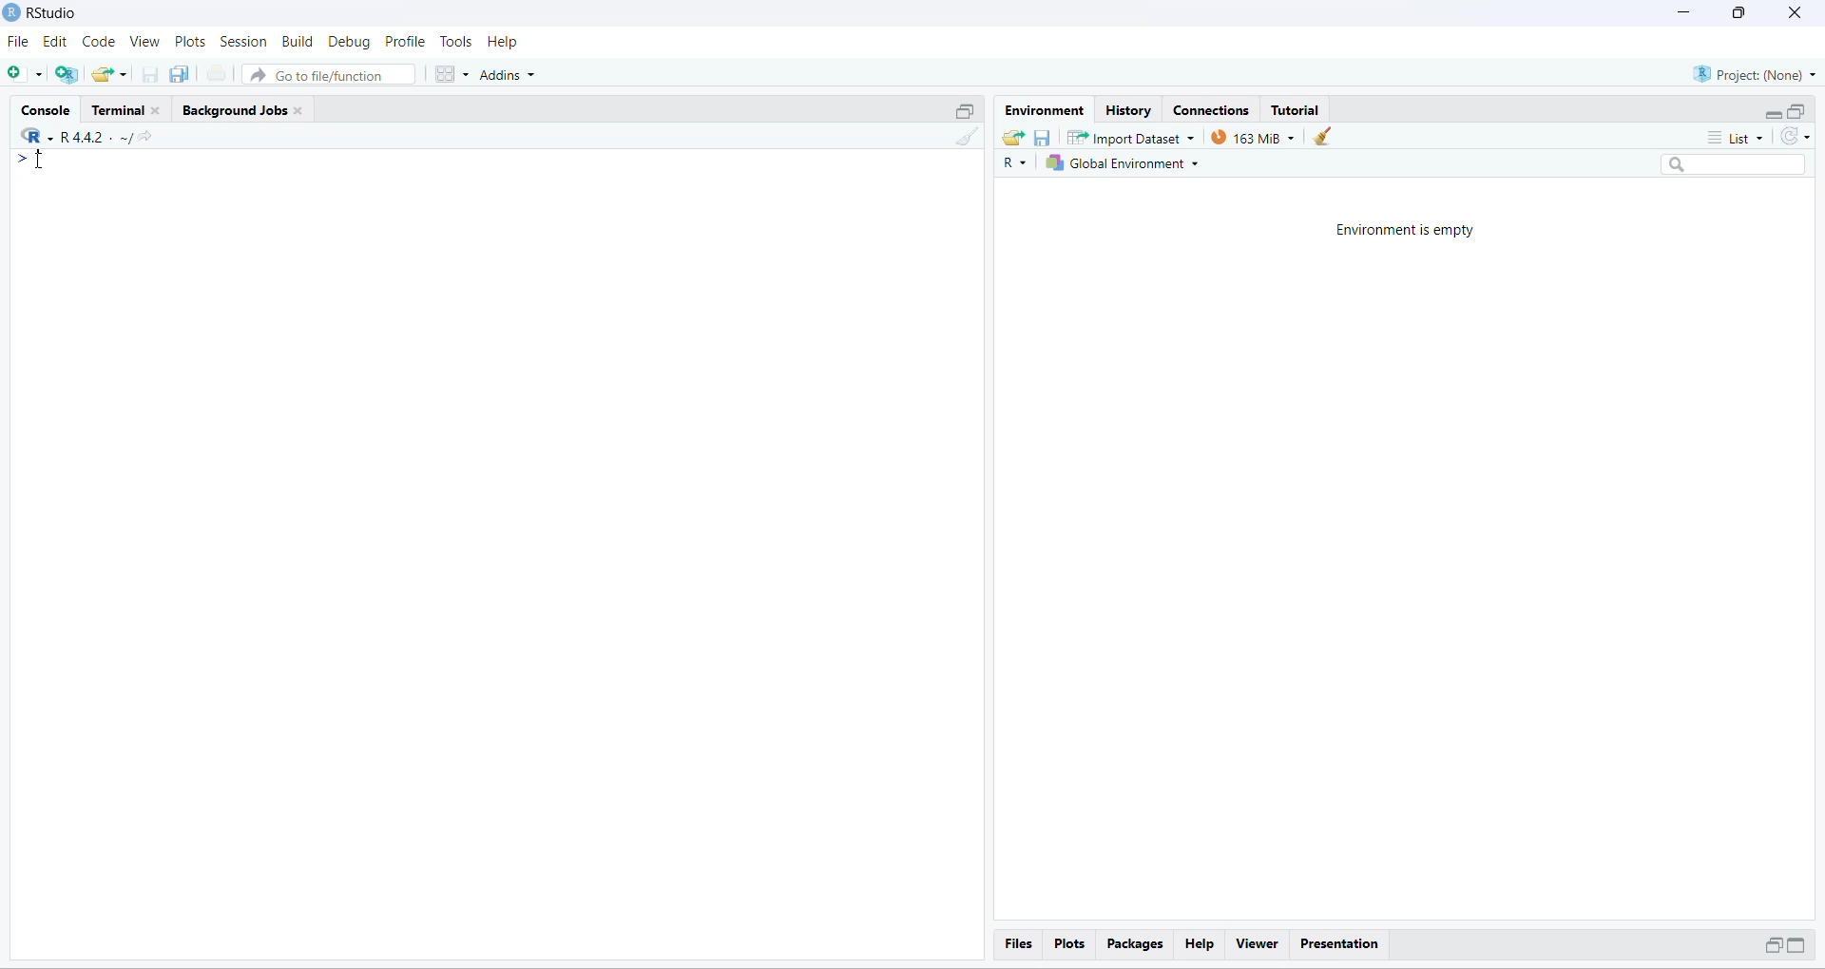 This screenshot has height=969, width=1825. Describe the element at coordinates (1019, 943) in the screenshot. I see `Files` at that location.